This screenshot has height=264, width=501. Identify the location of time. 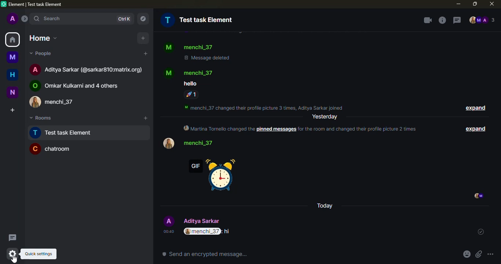
(169, 232).